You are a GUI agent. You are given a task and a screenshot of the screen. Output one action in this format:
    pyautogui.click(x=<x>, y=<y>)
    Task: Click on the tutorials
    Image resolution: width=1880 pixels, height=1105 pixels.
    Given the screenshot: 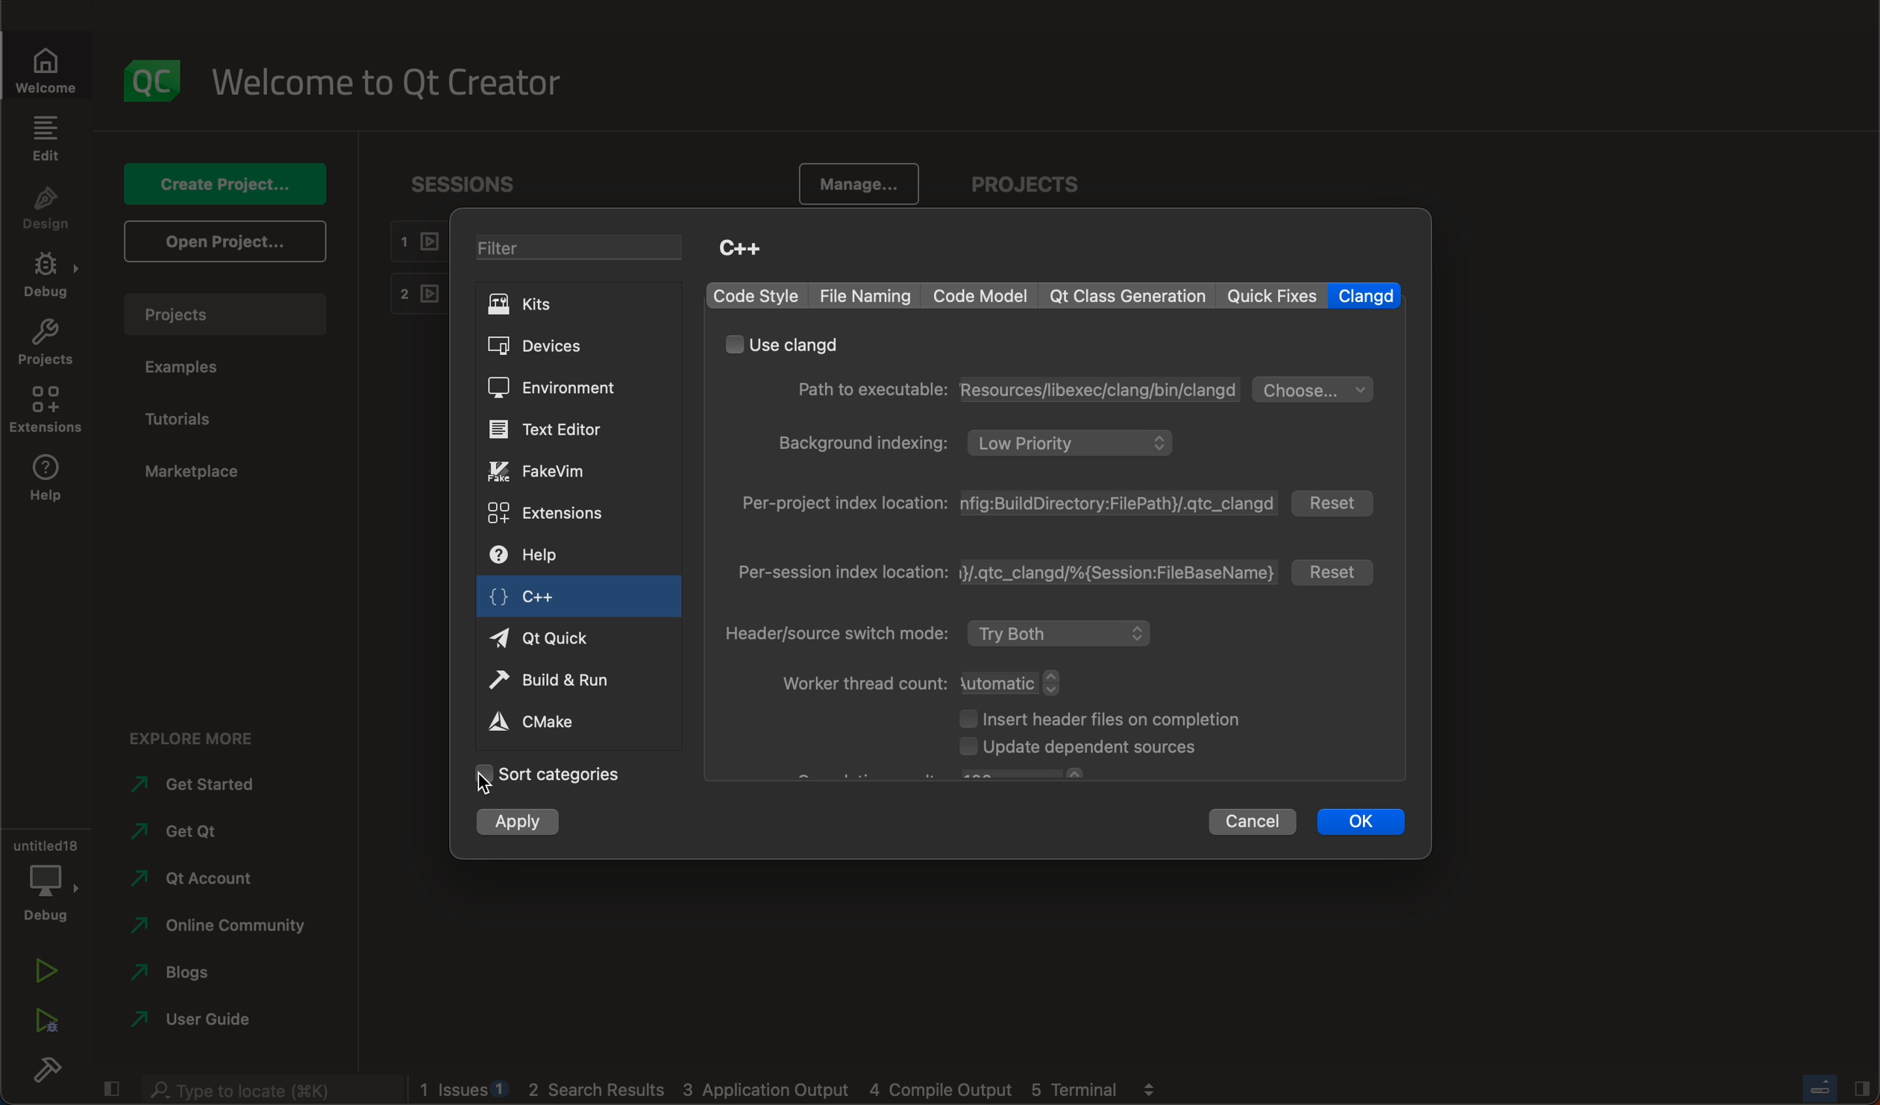 What is the action you would take?
    pyautogui.click(x=204, y=418)
    